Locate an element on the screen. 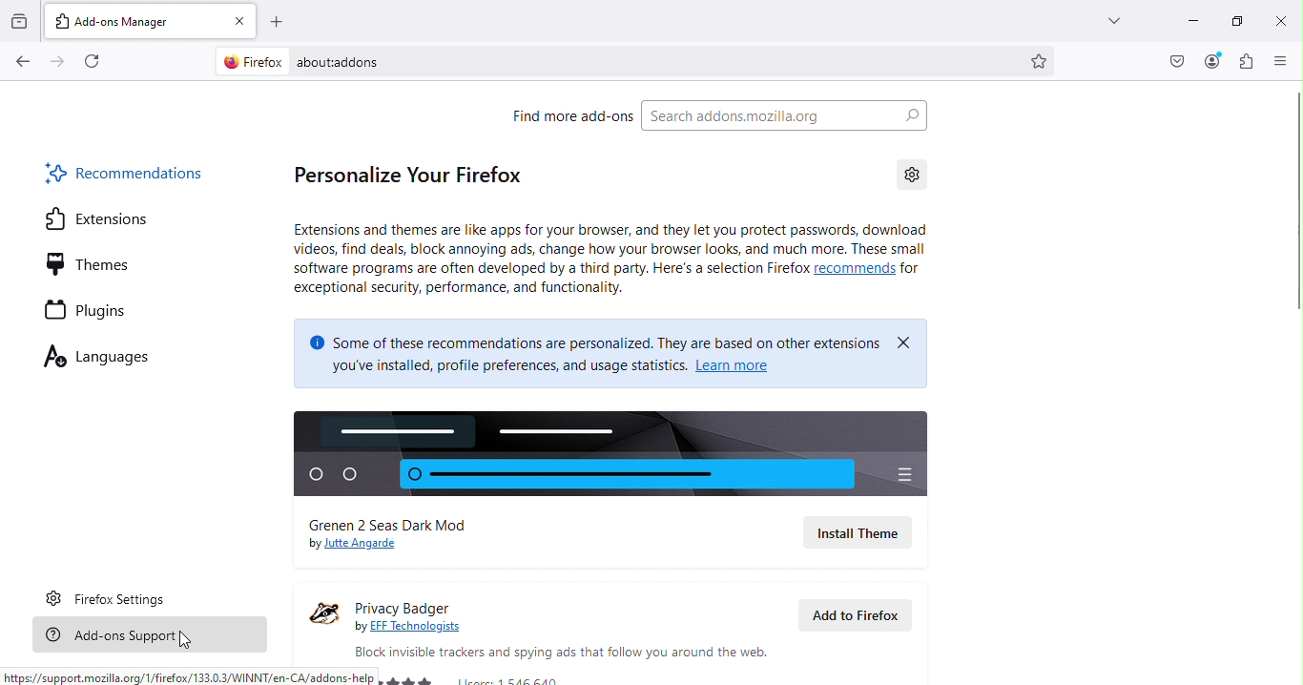  Extensions is located at coordinates (99, 218).